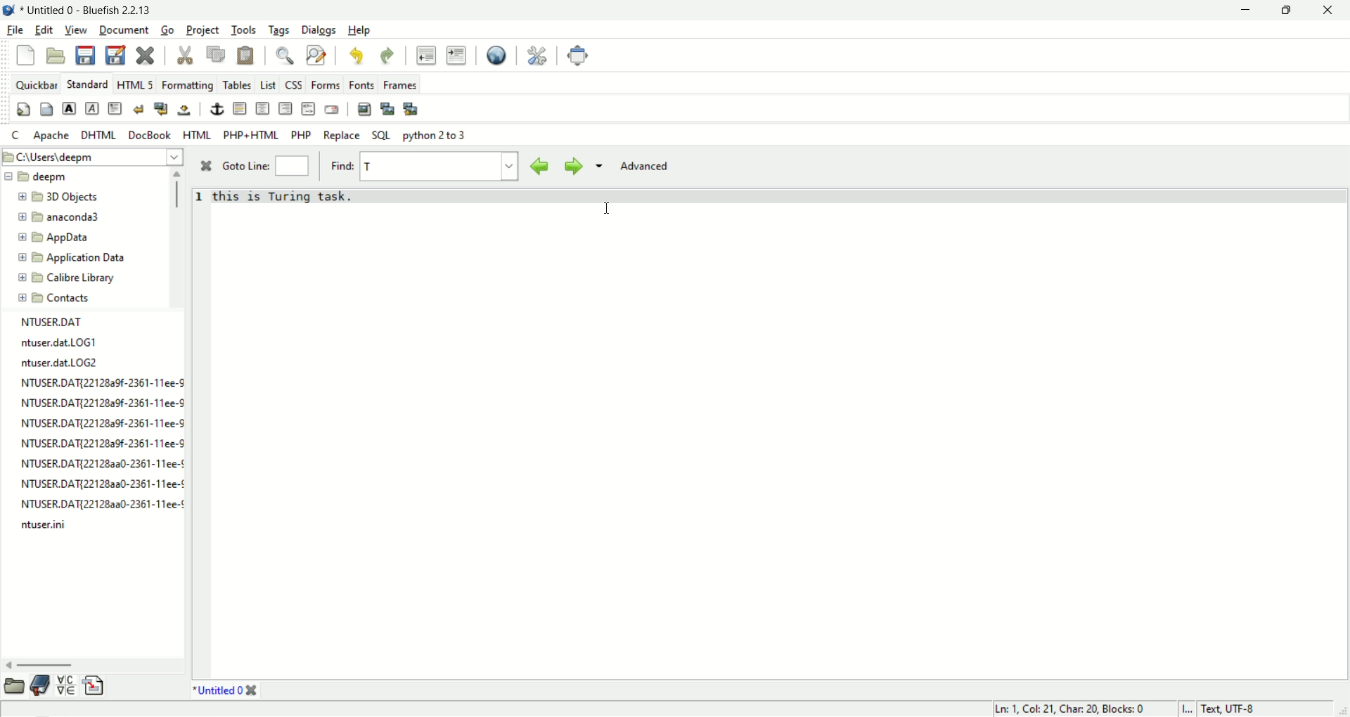 Image resolution: width=1350 pixels, height=717 pixels. What do you see at coordinates (70, 108) in the screenshot?
I see `strong` at bounding box center [70, 108].